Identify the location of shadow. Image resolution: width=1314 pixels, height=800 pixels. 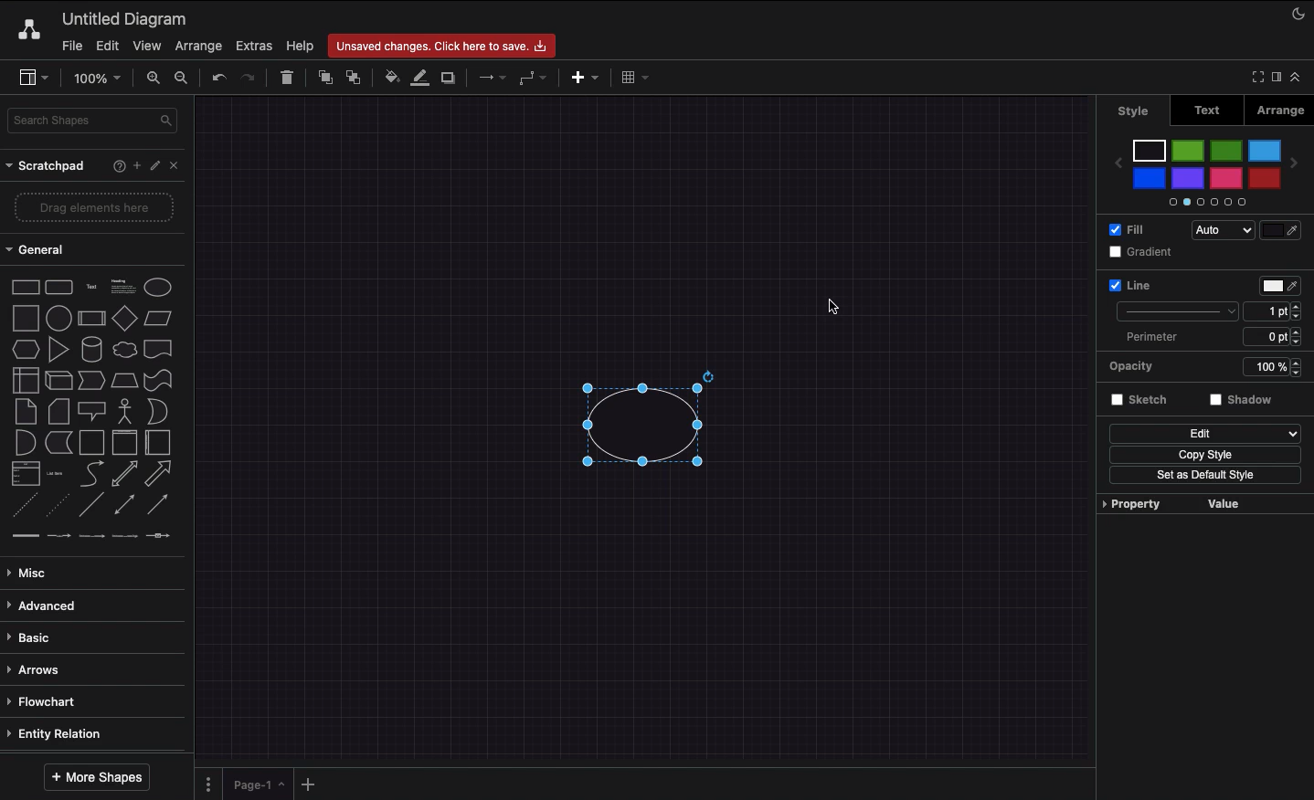
(1243, 398).